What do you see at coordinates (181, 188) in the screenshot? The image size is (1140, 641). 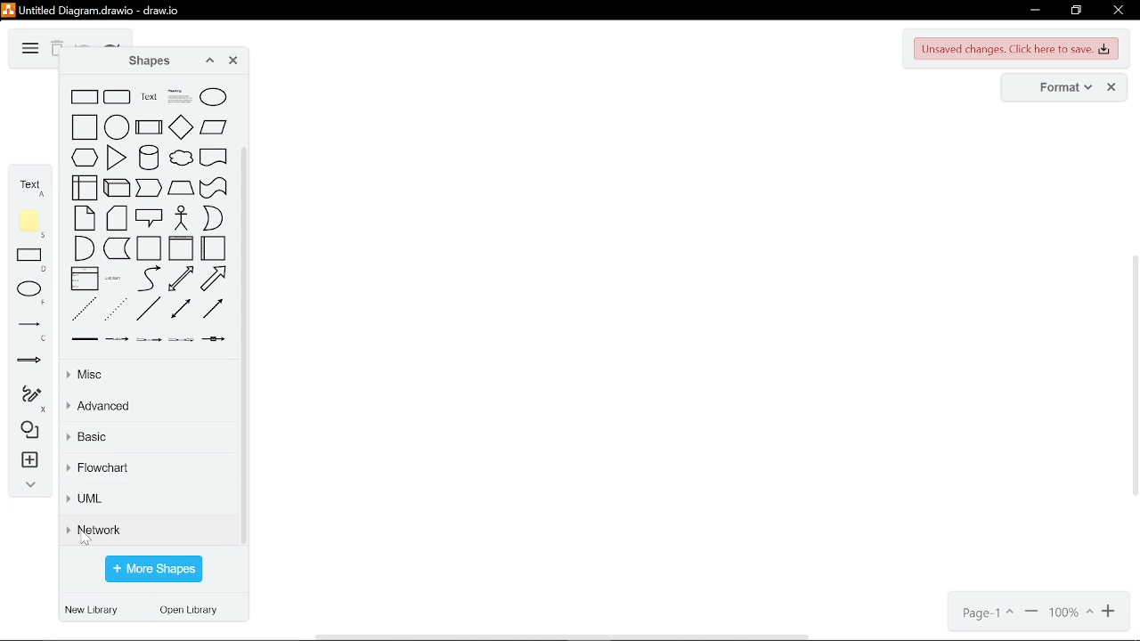 I see `trapezoid` at bounding box center [181, 188].